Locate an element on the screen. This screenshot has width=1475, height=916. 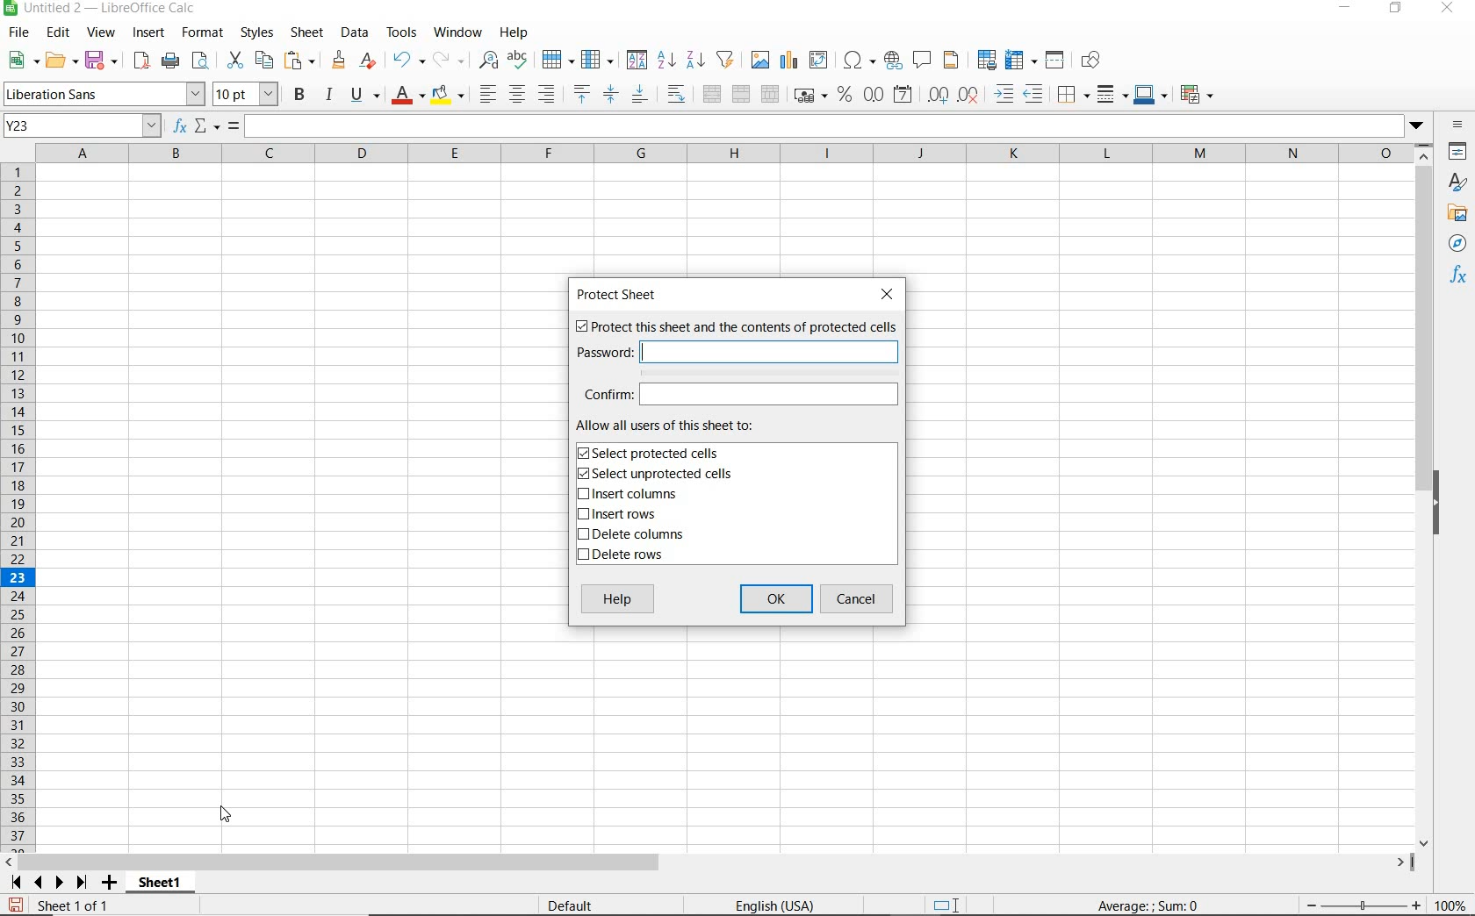
PROTECT SHEET is located at coordinates (621, 295).